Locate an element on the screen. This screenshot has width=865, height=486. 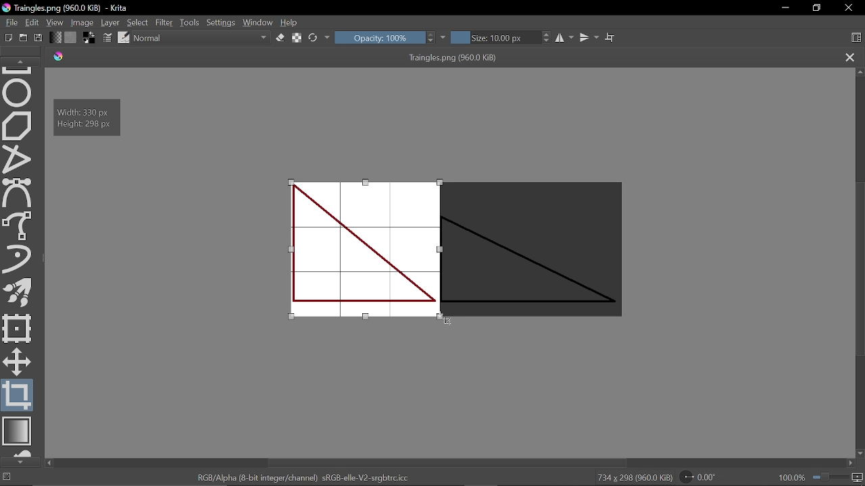
Filter is located at coordinates (164, 22).